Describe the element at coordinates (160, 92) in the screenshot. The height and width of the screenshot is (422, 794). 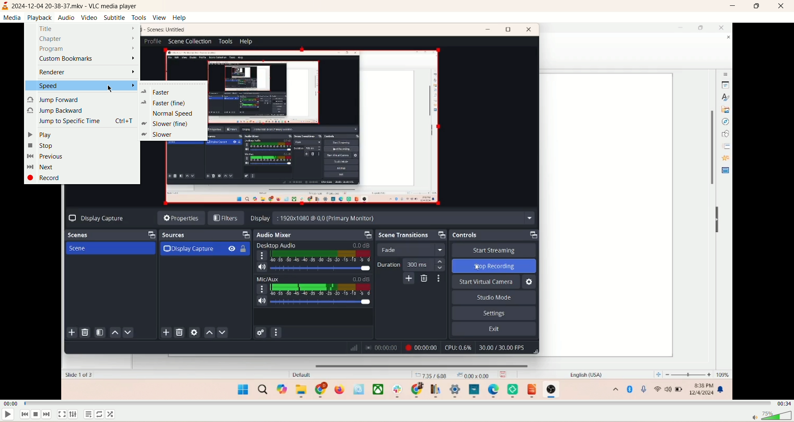
I see `faster` at that location.